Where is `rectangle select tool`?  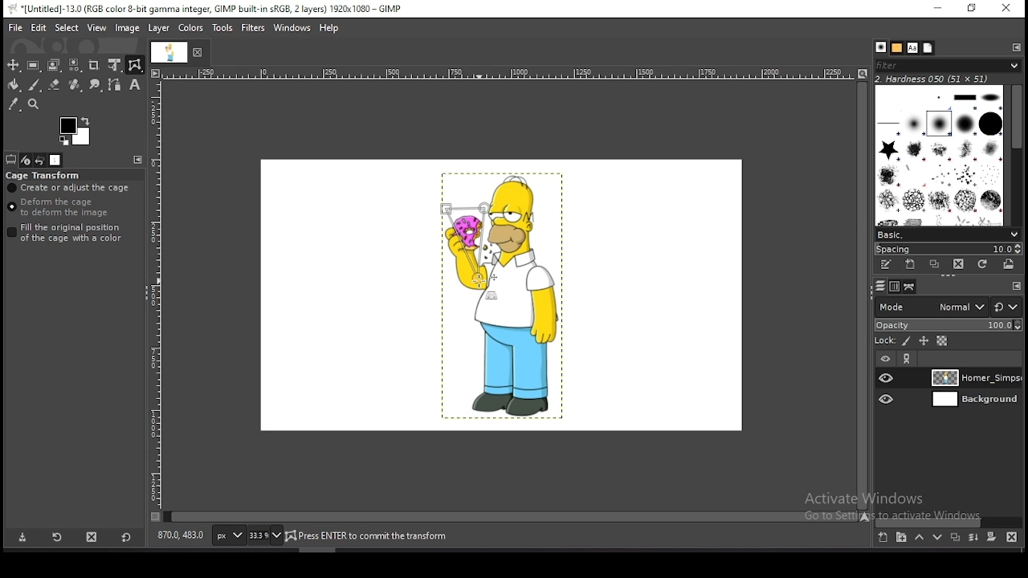
rectangle select tool is located at coordinates (34, 65).